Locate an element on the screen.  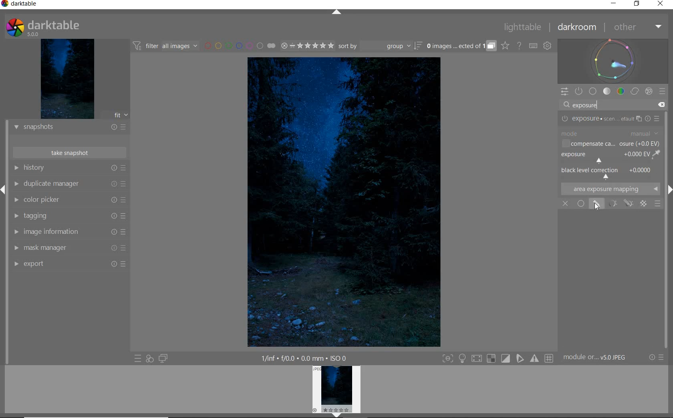
COMPENSATE CA...OSURE is located at coordinates (610, 143).